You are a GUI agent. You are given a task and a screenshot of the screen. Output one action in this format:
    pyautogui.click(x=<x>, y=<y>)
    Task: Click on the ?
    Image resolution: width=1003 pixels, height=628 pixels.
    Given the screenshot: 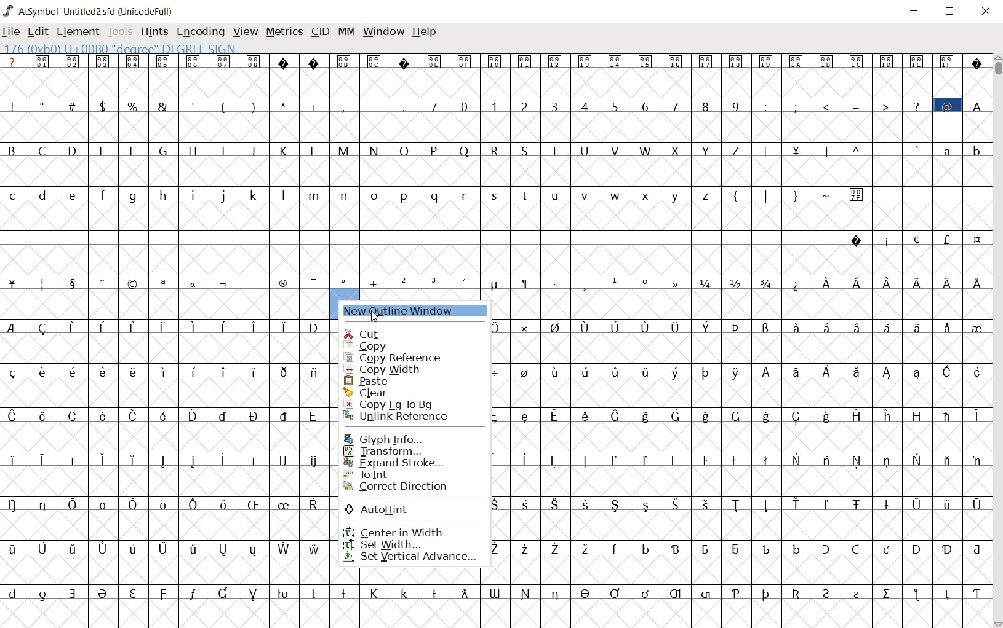 What is the action you would take?
    pyautogui.click(x=12, y=62)
    